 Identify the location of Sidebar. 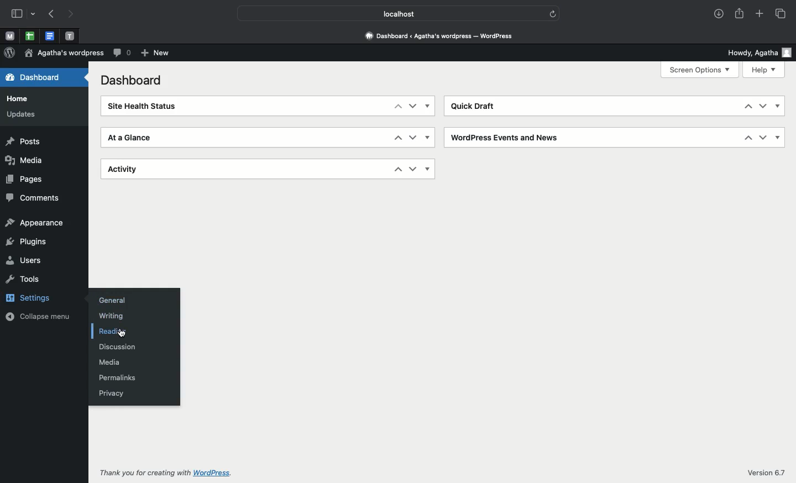
(18, 14).